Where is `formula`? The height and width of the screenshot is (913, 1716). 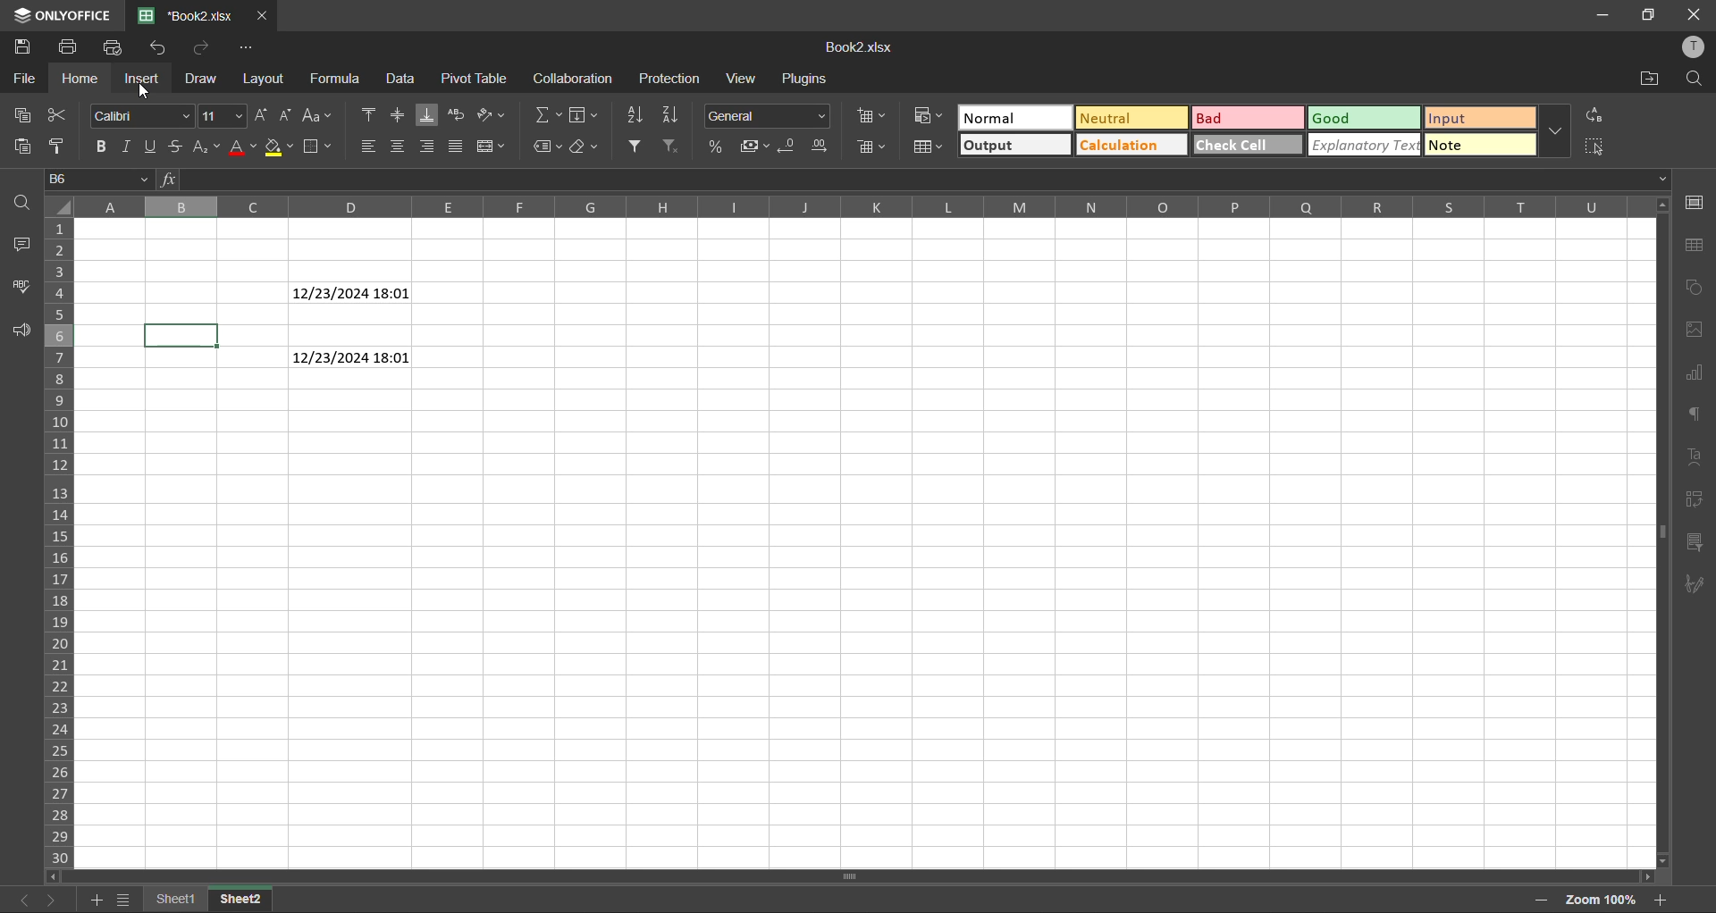 formula is located at coordinates (341, 79).